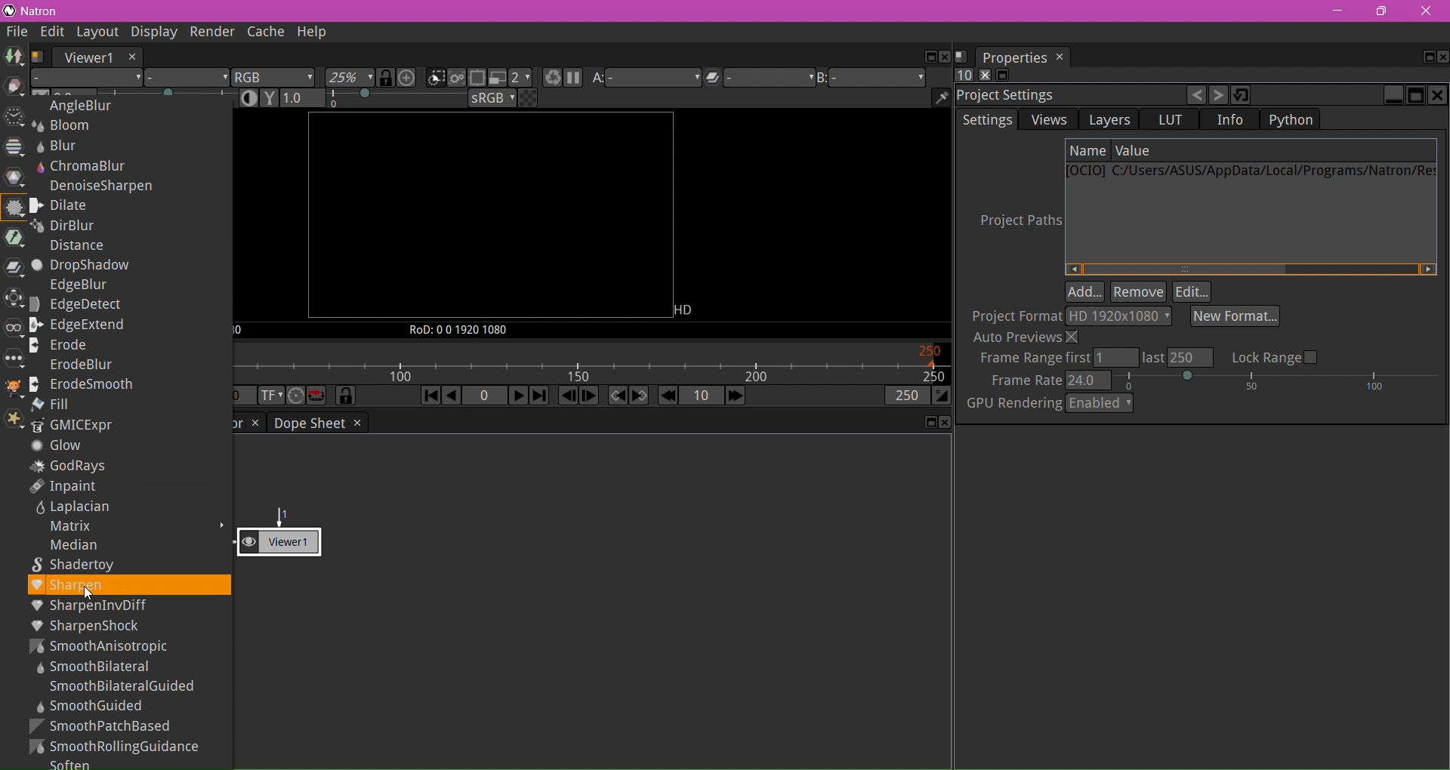  What do you see at coordinates (70, 467) in the screenshot?
I see `GodRays` at bounding box center [70, 467].